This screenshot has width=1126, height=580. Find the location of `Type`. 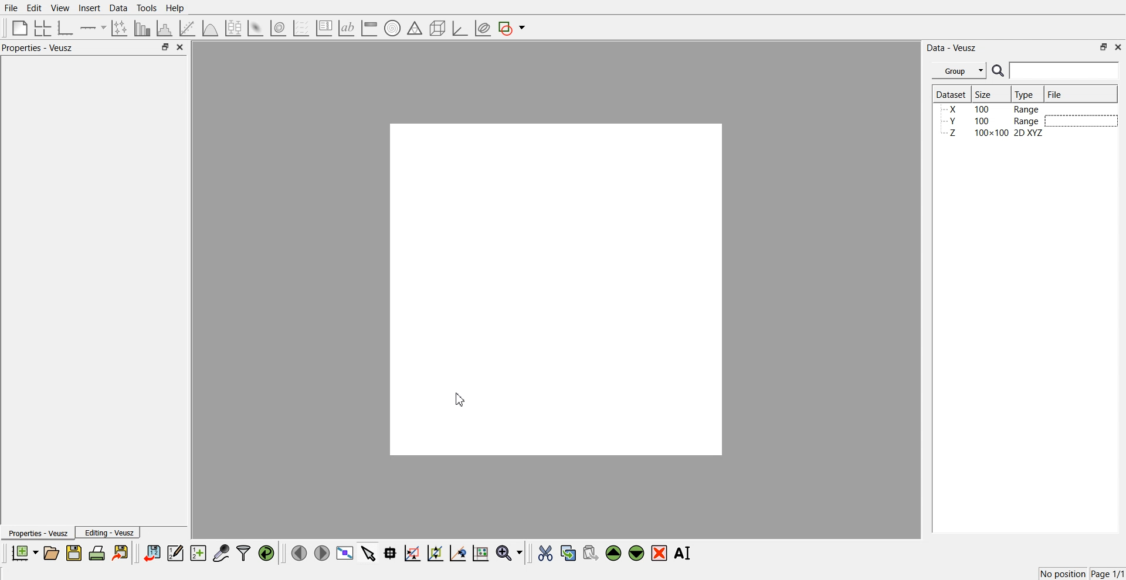

Type is located at coordinates (1026, 94).